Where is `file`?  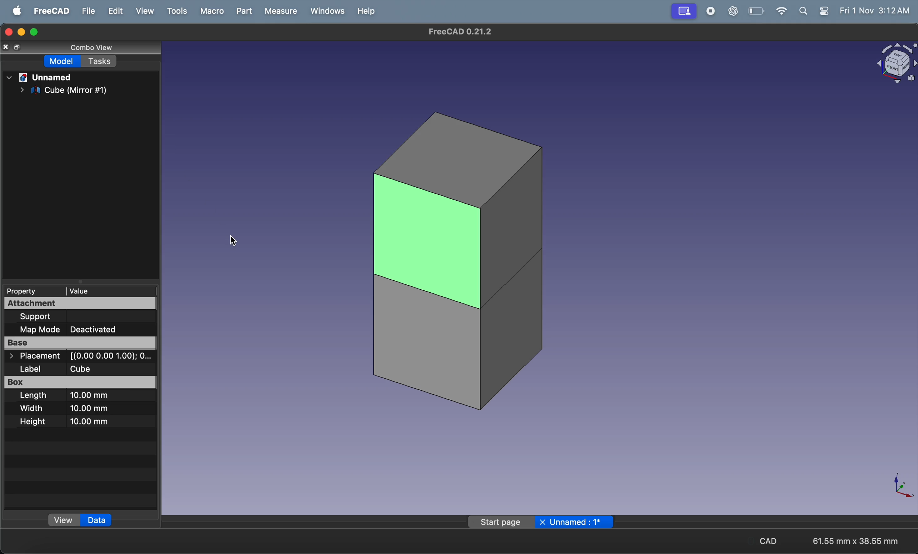 file is located at coordinates (87, 11).